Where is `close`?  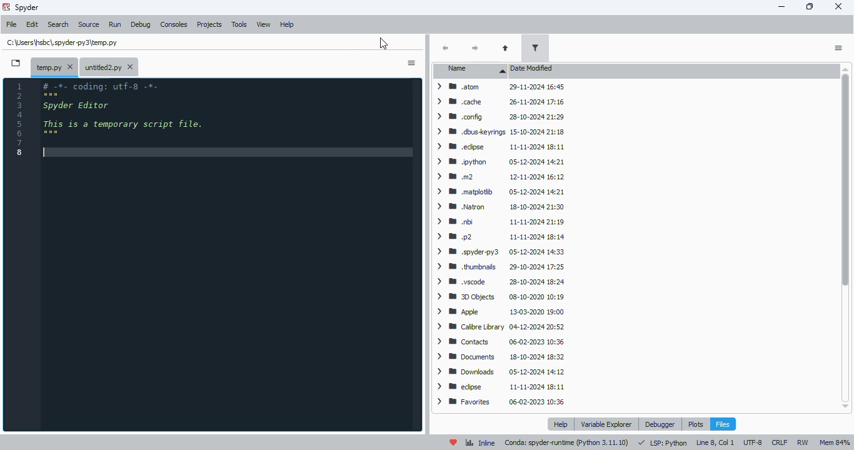 close is located at coordinates (131, 67).